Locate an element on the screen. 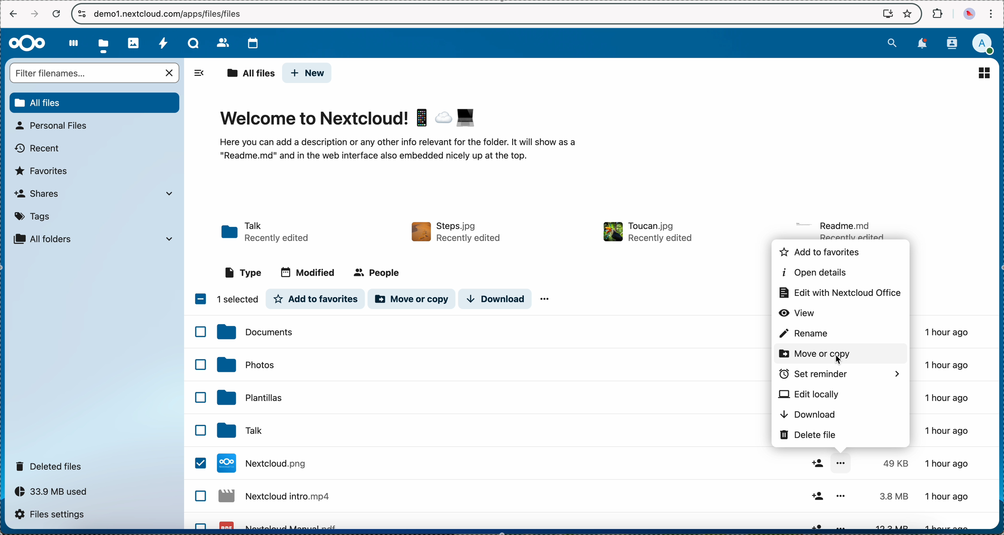 Image resolution: width=1004 pixels, height=535 pixels. dashboard is located at coordinates (72, 42).